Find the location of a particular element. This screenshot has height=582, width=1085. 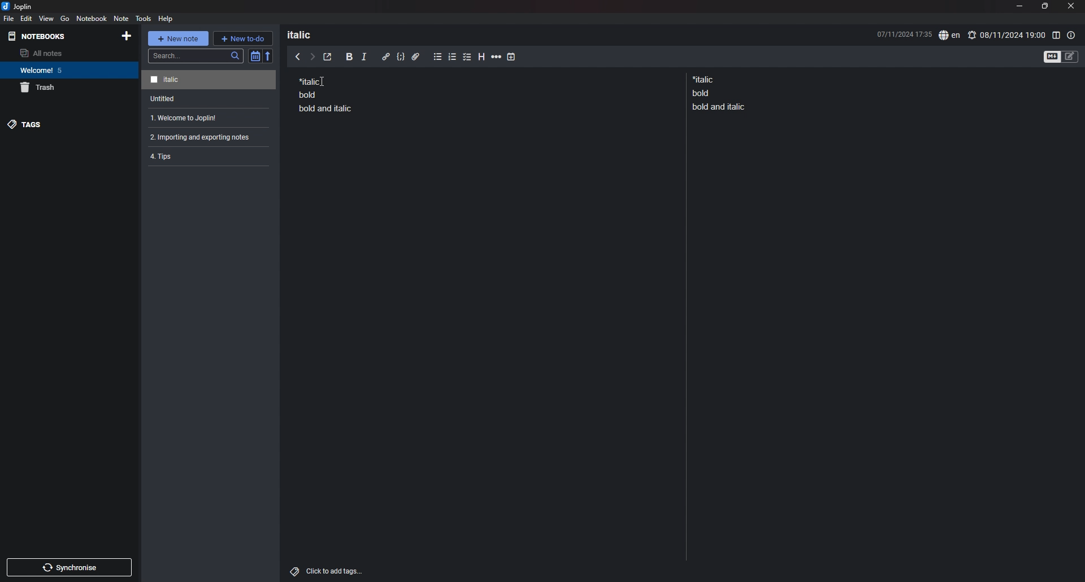

bullet list is located at coordinates (437, 57).